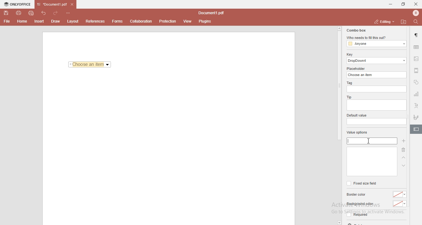 This screenshot has height=225, width=422. I want to click on Draw, so click(57, 21).